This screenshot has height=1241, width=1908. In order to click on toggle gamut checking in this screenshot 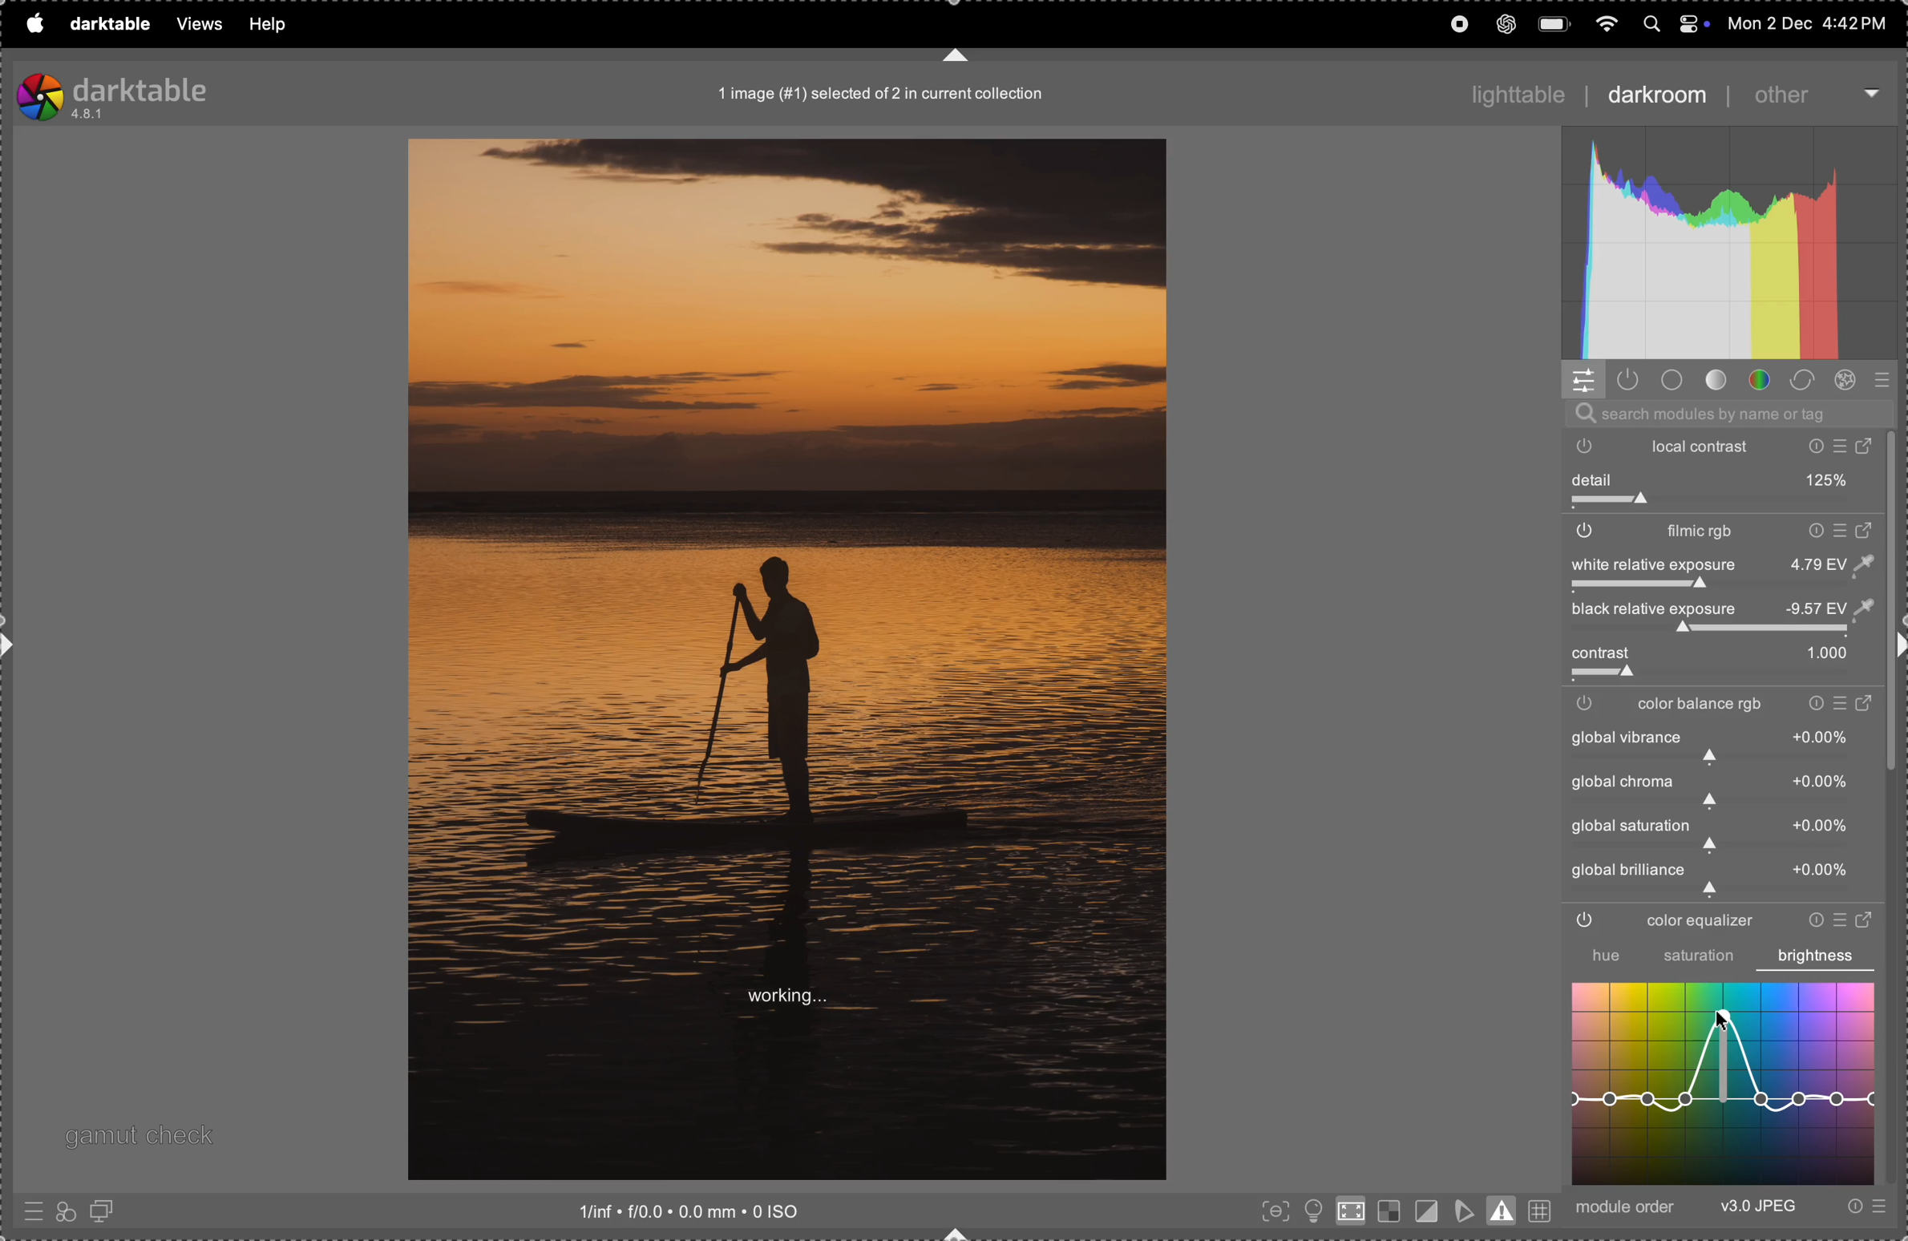, I will do `click(1504, 1210)`.